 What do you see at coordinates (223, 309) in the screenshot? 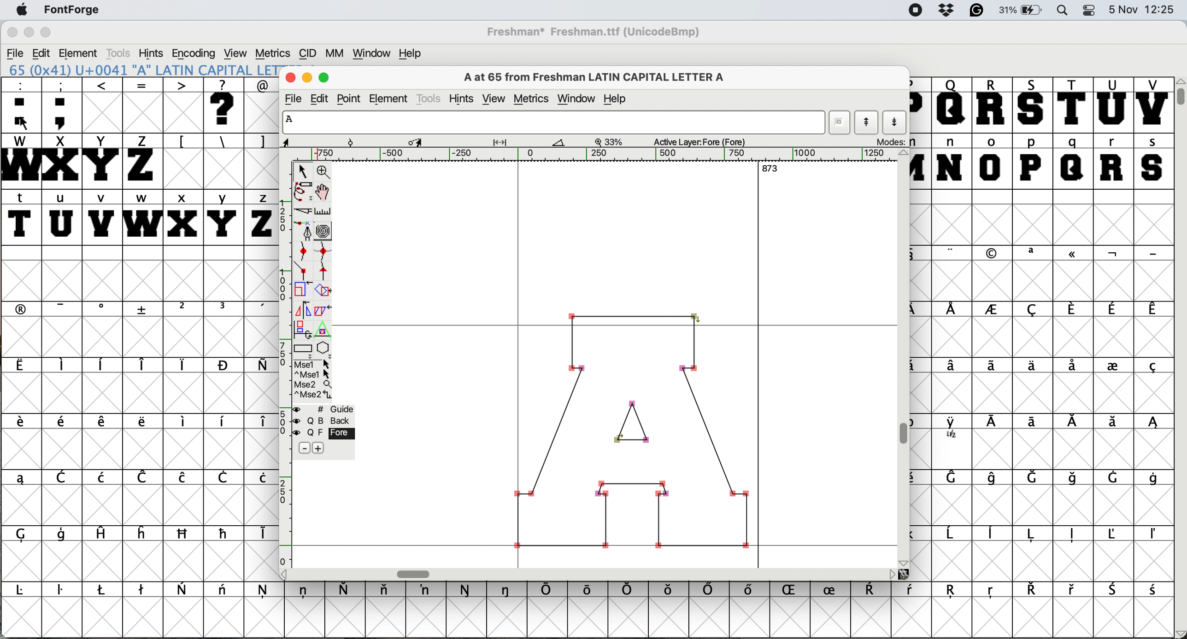
I see `symbol` at bounding box center [223, 309].